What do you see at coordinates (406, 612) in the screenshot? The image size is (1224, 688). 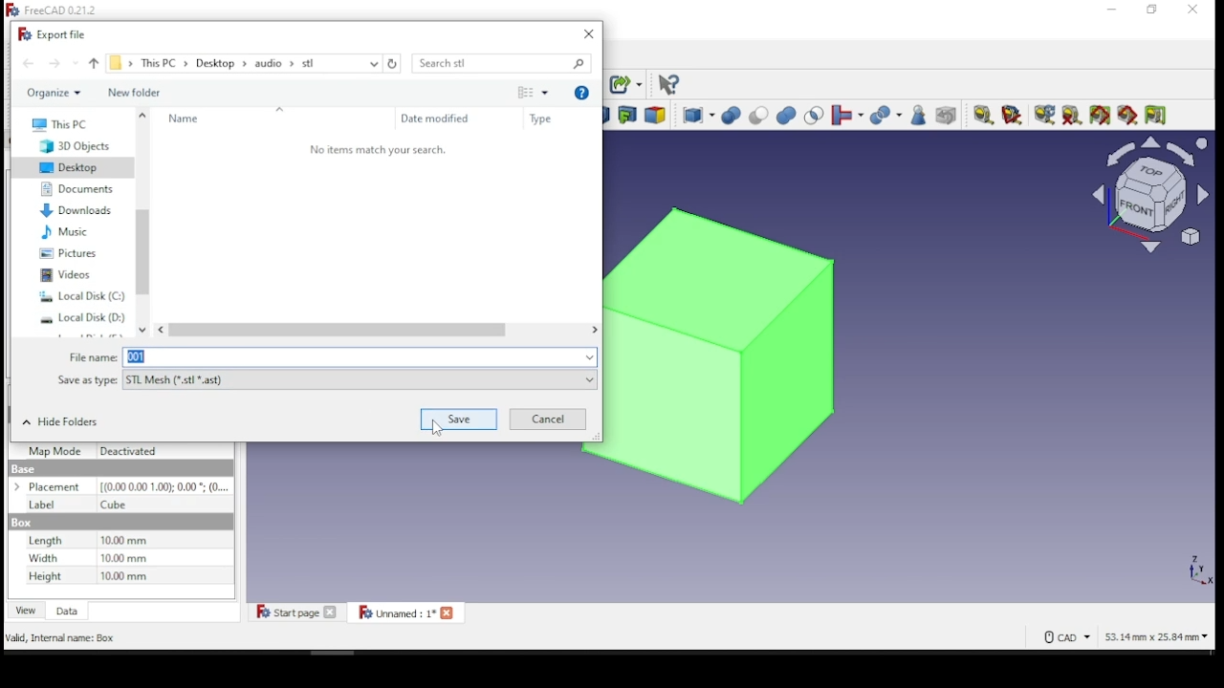 I see `unnamed: 1` at bounding box center [406, 612].